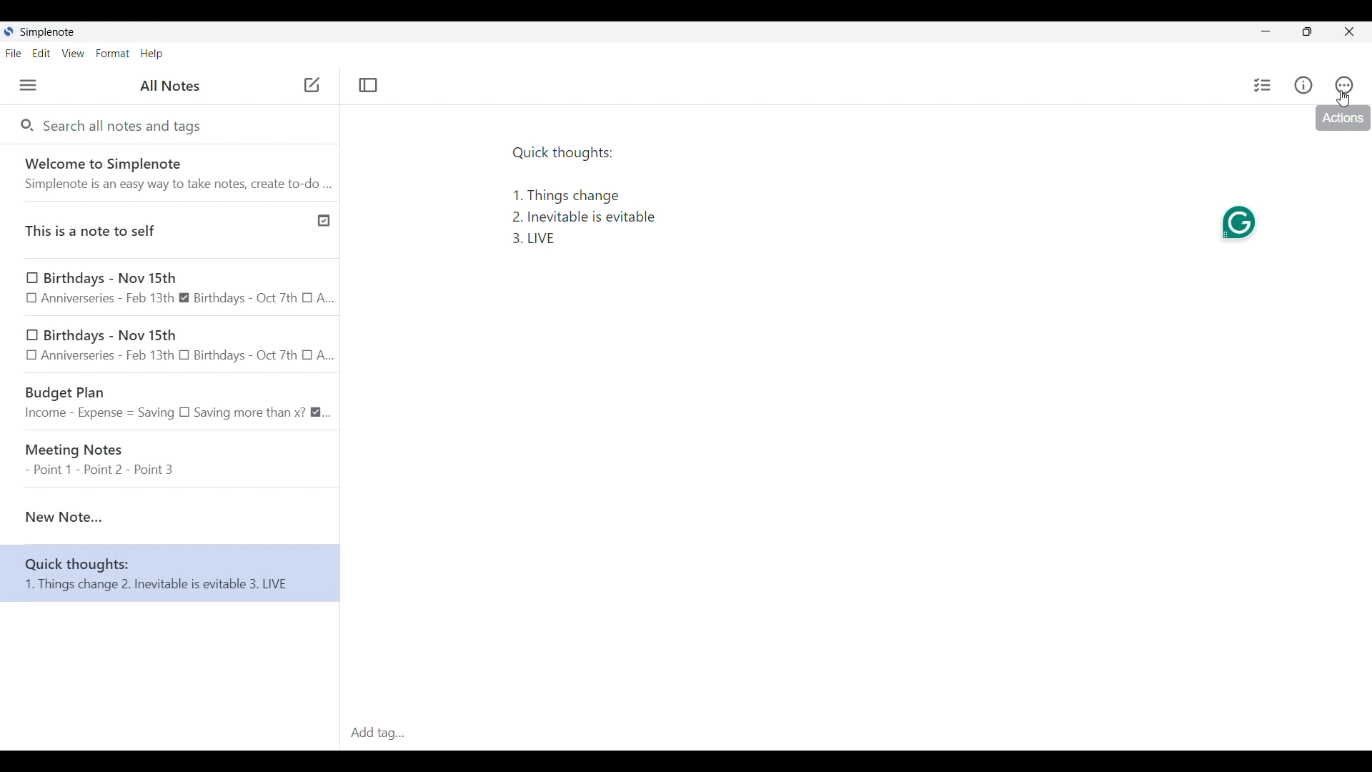 The image size is (1372, 772). Describe the element at coordinates (310, 84) in the screenshot. I see `cursor` at that location.